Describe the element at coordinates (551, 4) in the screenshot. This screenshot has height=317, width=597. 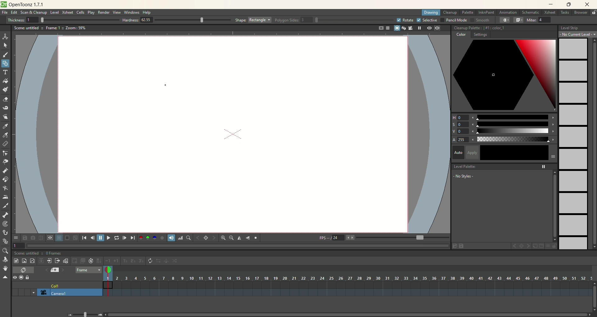
I see `minimize` at that location.